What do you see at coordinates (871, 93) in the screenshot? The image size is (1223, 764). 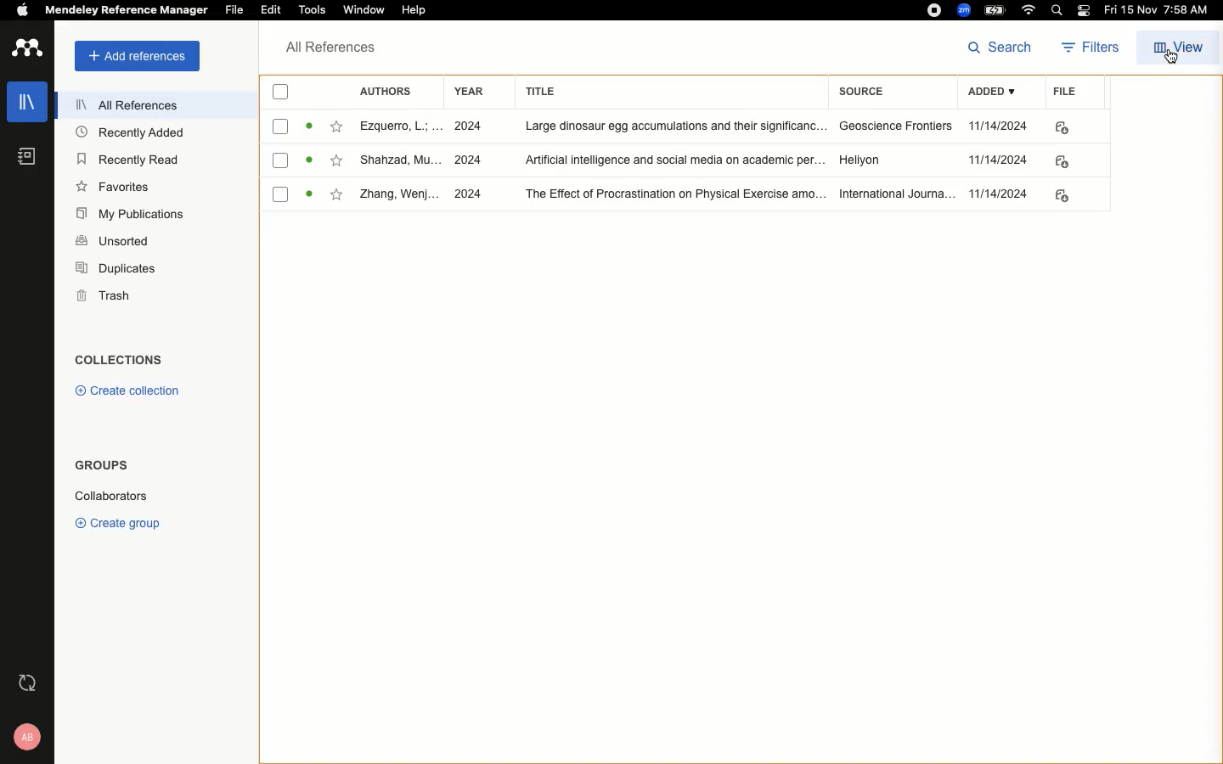 I see `Source` at bounding box center [871, 93].